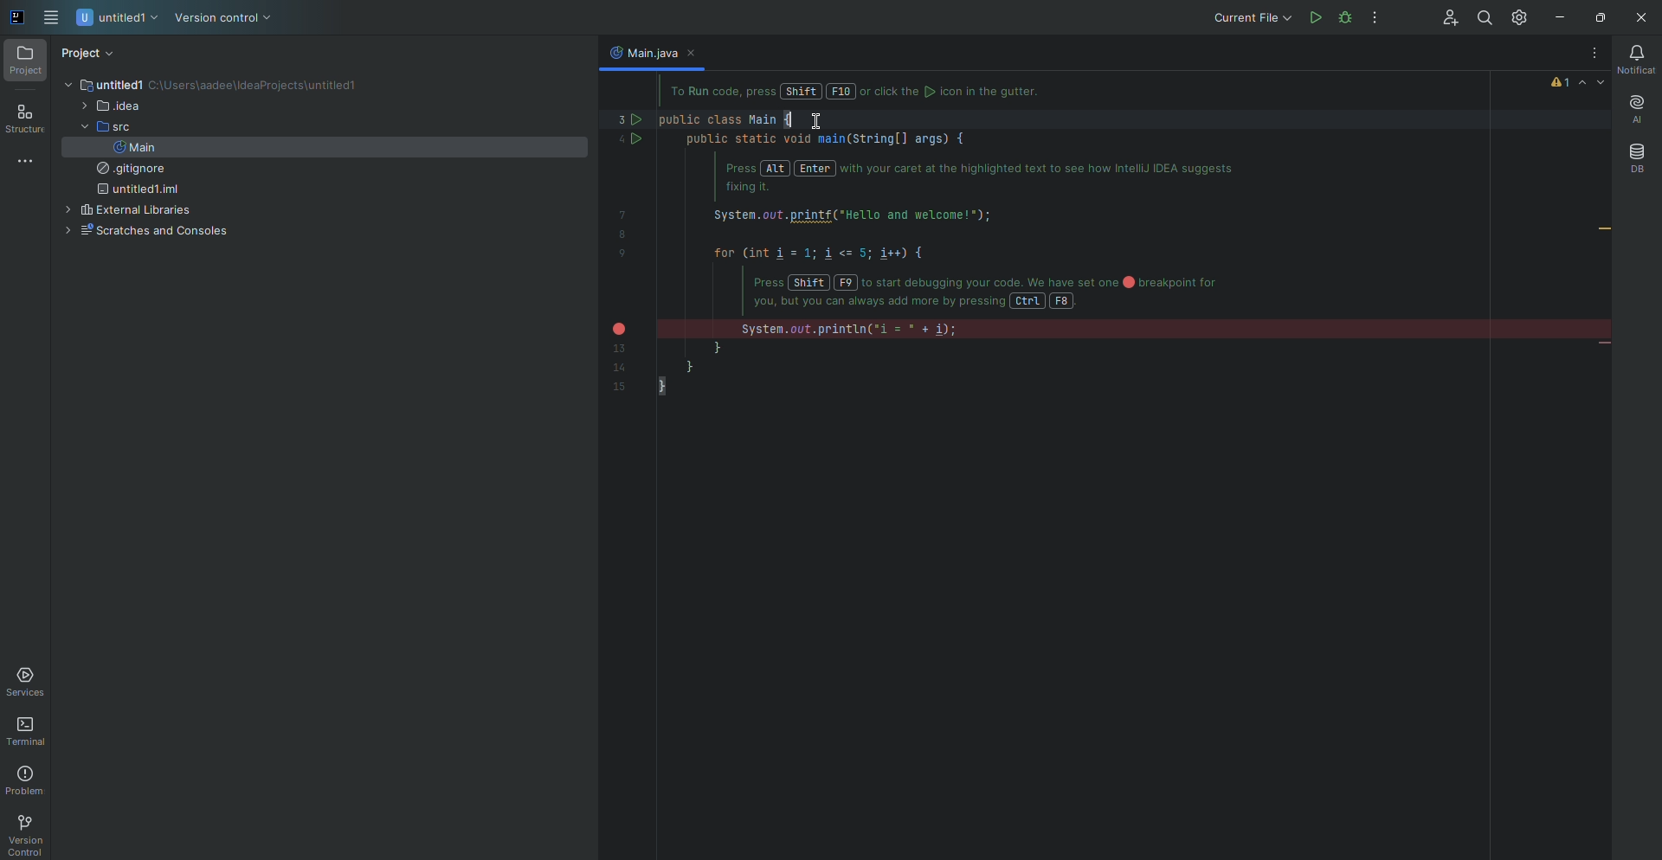 Image resolution: width=1662 pixels, height=860 pixels. What do you see at coordinates (28, 780) in the screenshot?
I see `Problems` at bounding box center [28, 780].